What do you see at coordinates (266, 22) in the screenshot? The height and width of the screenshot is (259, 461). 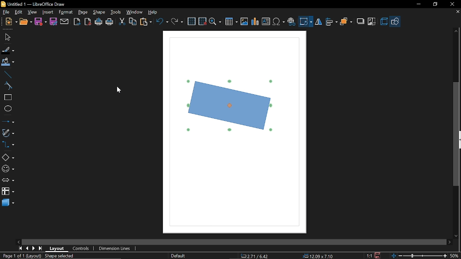 I see `insert text` at bounding box center [266, 22].